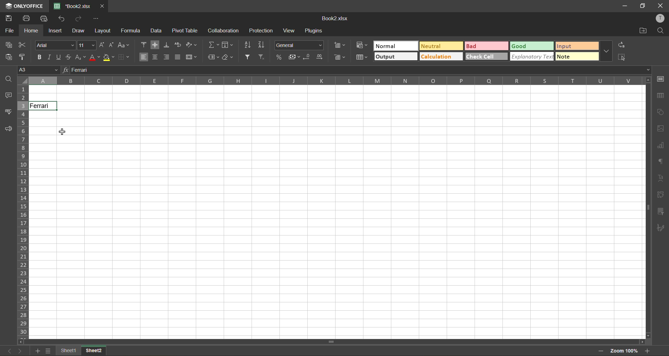  What do you see at coordinates (124, 46) in the screenshot?
I see `change case` at bounding box center [124, 46].